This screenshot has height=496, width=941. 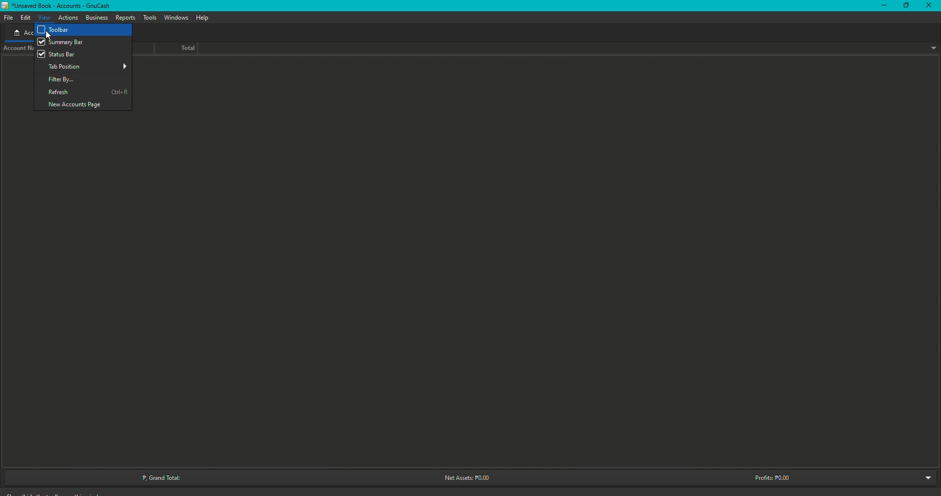 What do you see at coordinates (158, 478) in the screenshot?
I see `Grand Total` at bounding box center [158, 478].